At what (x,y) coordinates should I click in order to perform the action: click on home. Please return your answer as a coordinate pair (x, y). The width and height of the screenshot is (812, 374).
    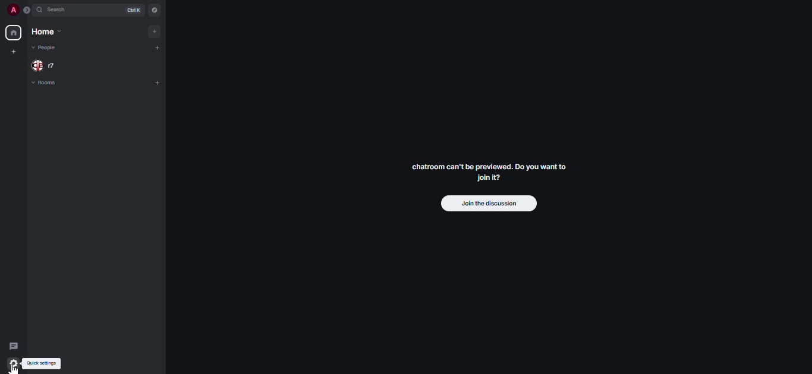
    Looking at the image, I should click on (51, 32).